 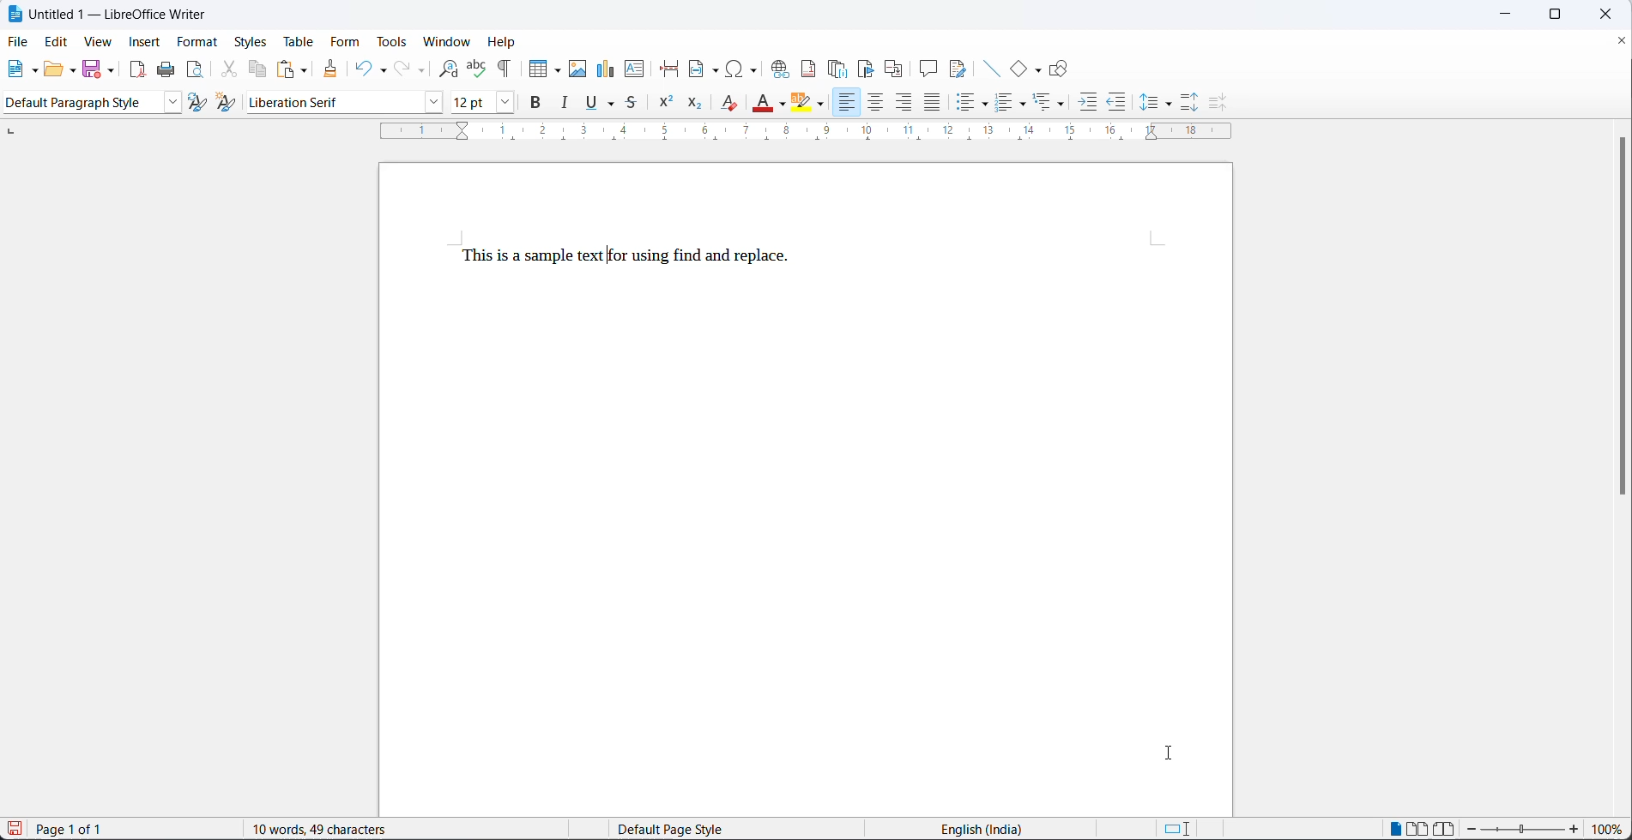 I want to click on toggle ordered list options, so click(x=1025, y=105).